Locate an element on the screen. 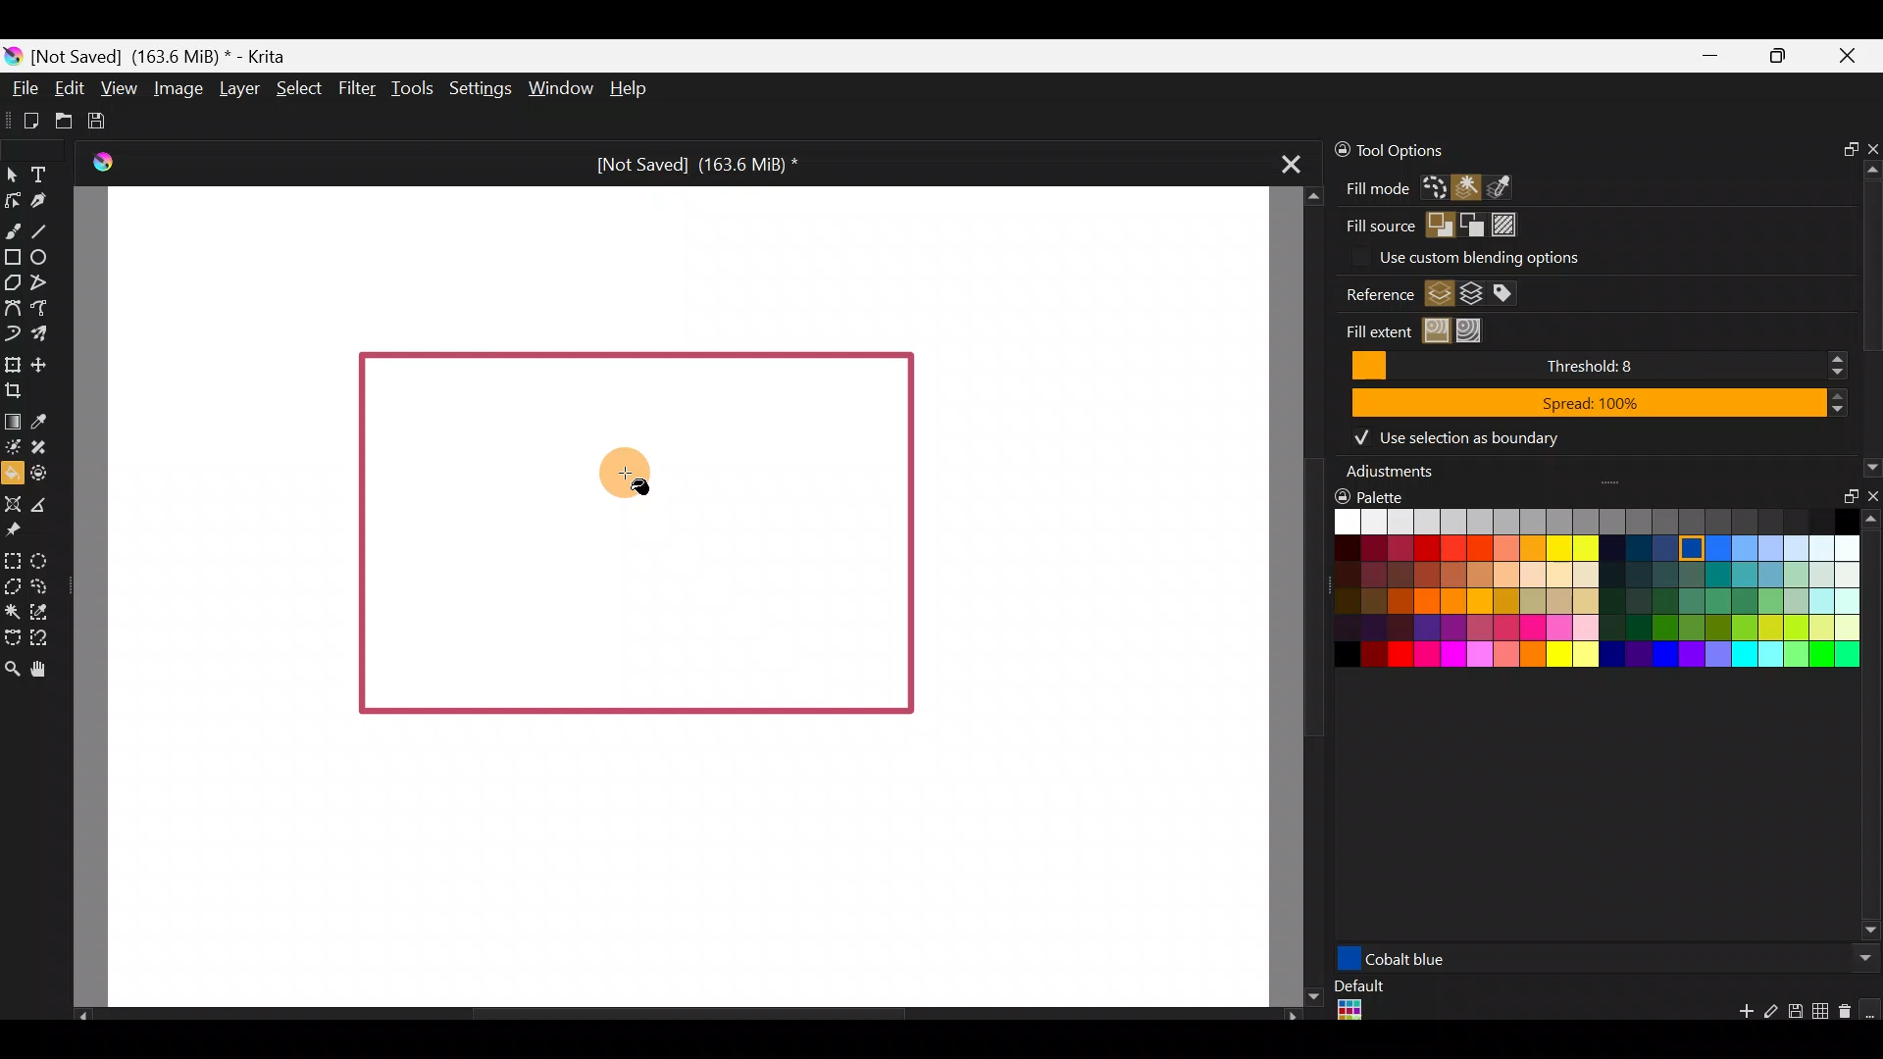 The height and width of the screenshot is (1059, 1883). Ellipse tool is located at coordinates (46, 256).